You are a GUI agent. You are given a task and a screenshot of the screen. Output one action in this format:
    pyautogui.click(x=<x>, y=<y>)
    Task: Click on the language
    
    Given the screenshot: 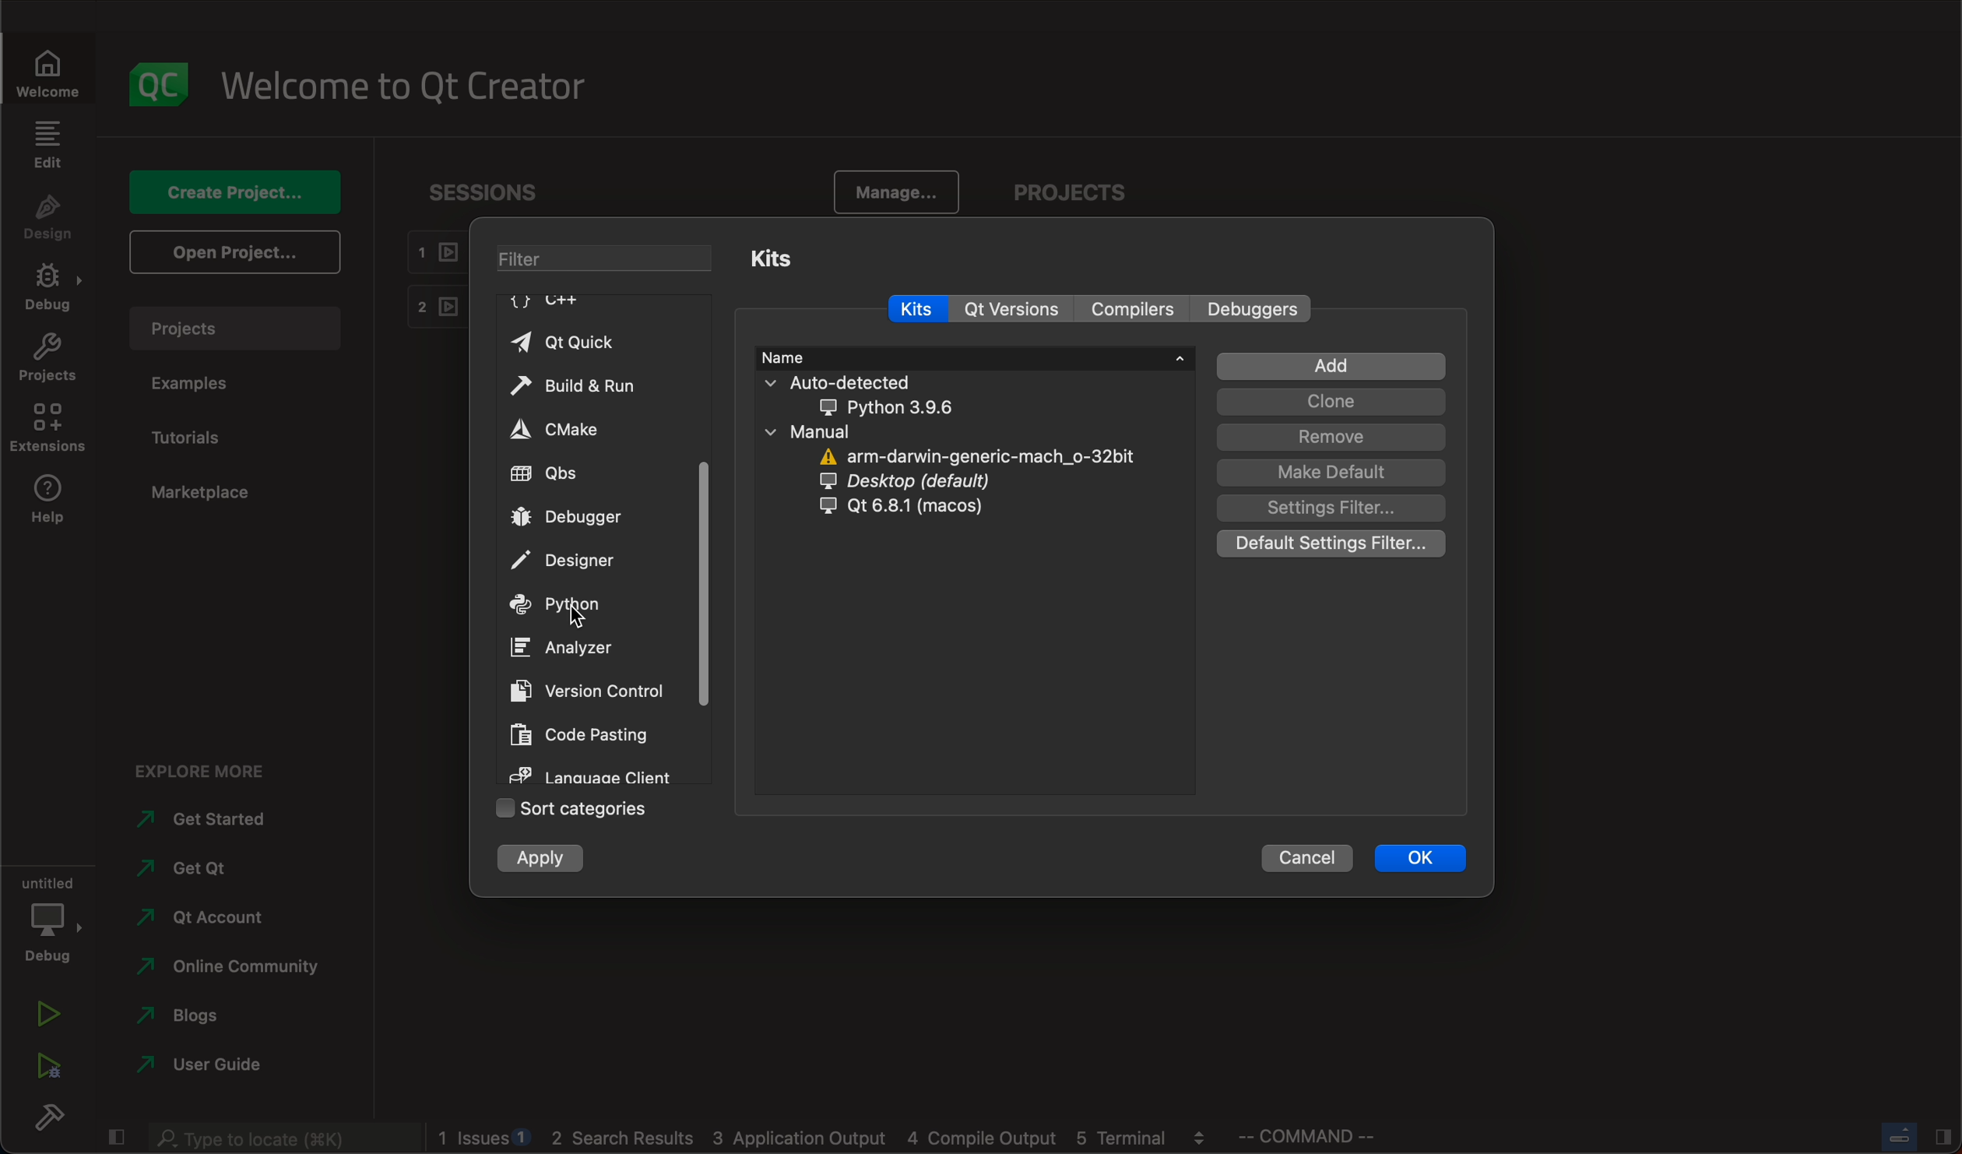 What is the action you would take?
    pyautogui.click(x=589, y=772)
    